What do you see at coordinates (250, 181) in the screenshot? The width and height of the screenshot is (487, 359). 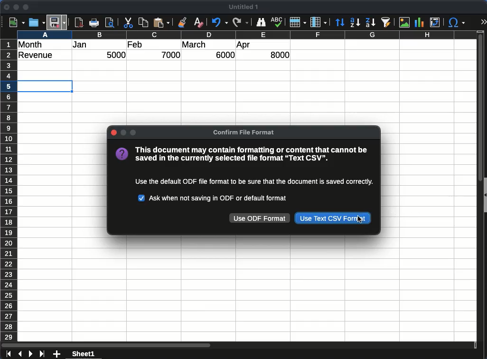 I see `Use the default ODF file format to be sure that the document is saved correctly.` at bounding box center [250, 181].